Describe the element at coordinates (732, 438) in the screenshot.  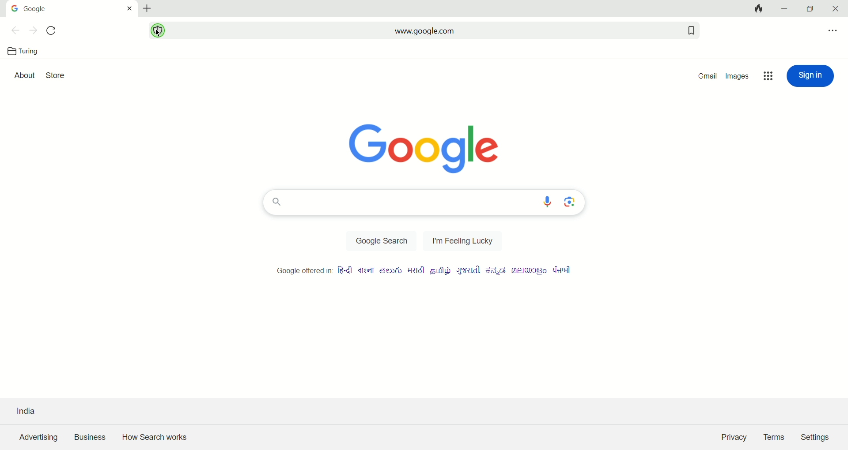
I see `Privacy` at that location.